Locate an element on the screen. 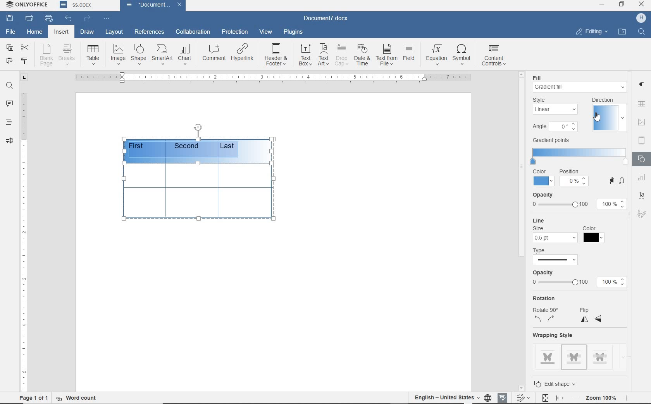  system name is located at coordinates (28, 5).